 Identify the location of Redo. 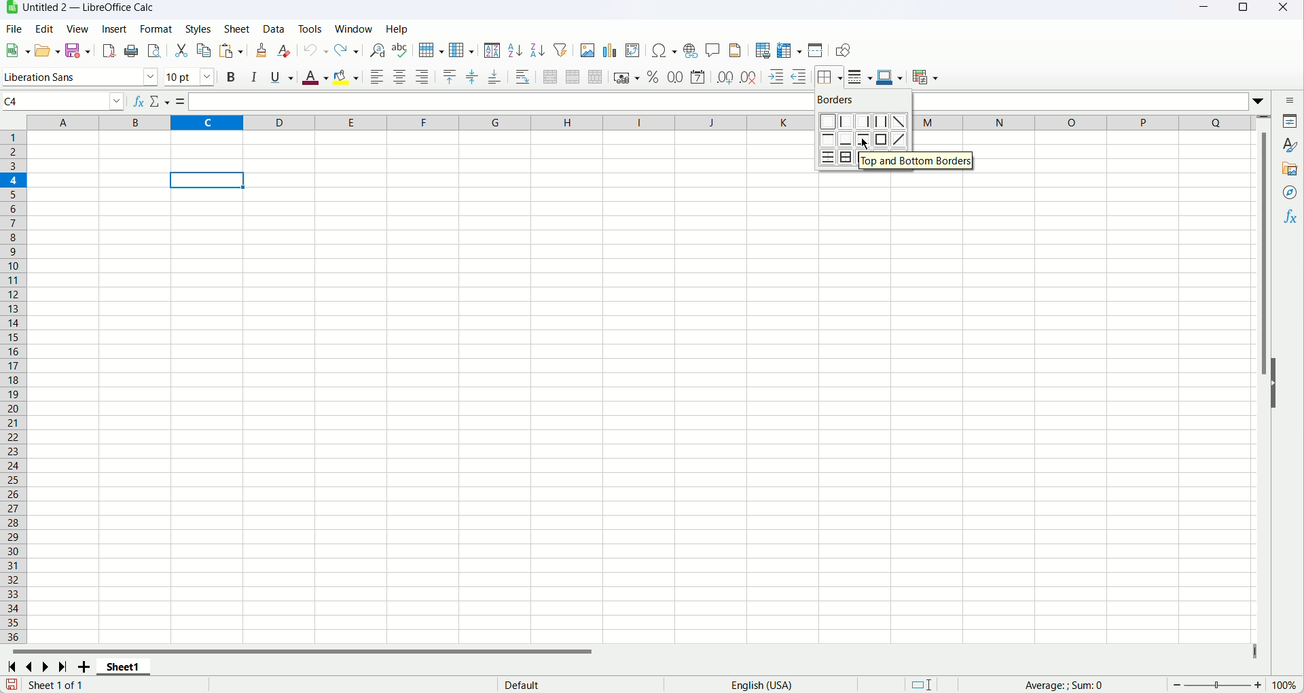
(346, 50).